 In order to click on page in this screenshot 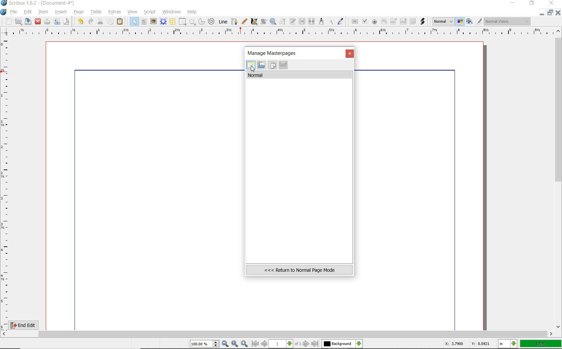, I will do `click(79, 11)`.